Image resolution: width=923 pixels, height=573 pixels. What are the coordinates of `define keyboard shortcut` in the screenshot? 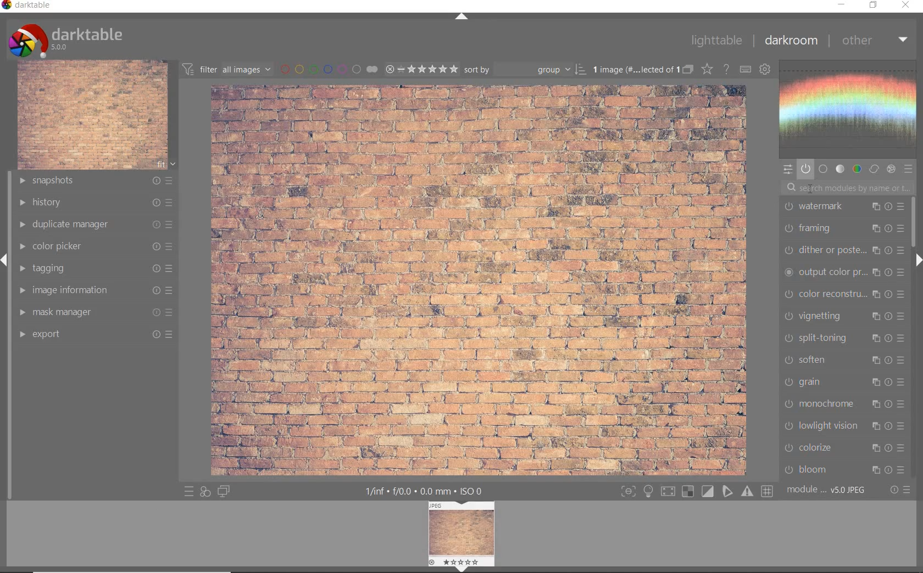 It's located at (744, 70).